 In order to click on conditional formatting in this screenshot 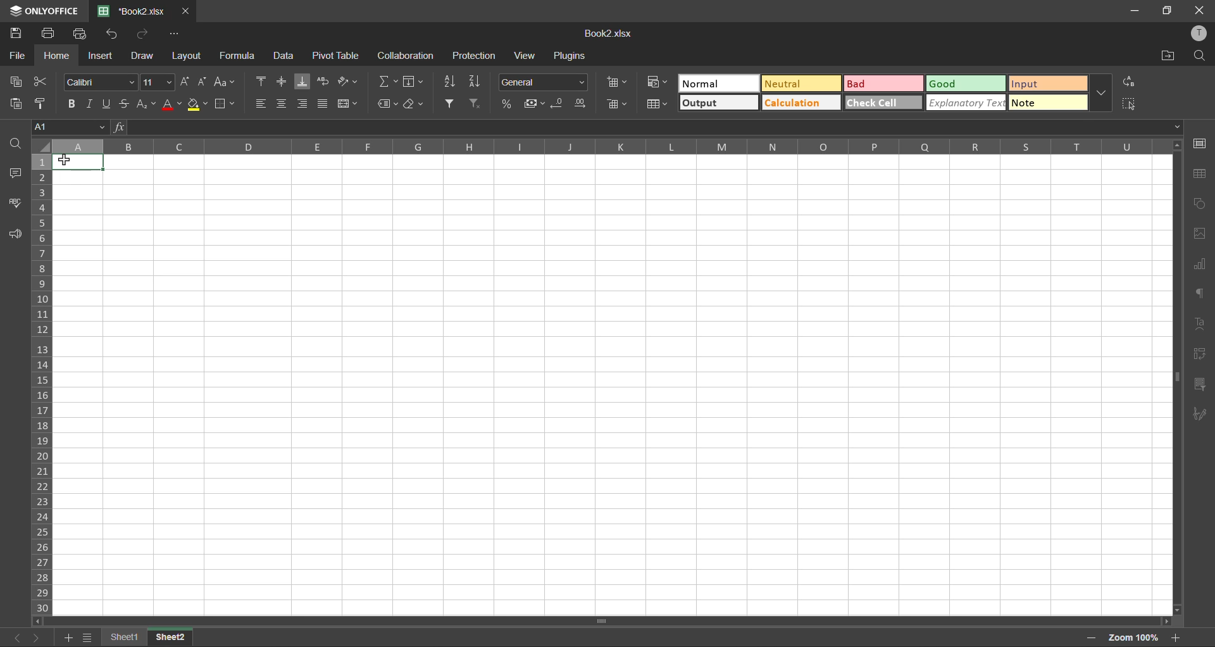, I will do `click(661, 81)`.